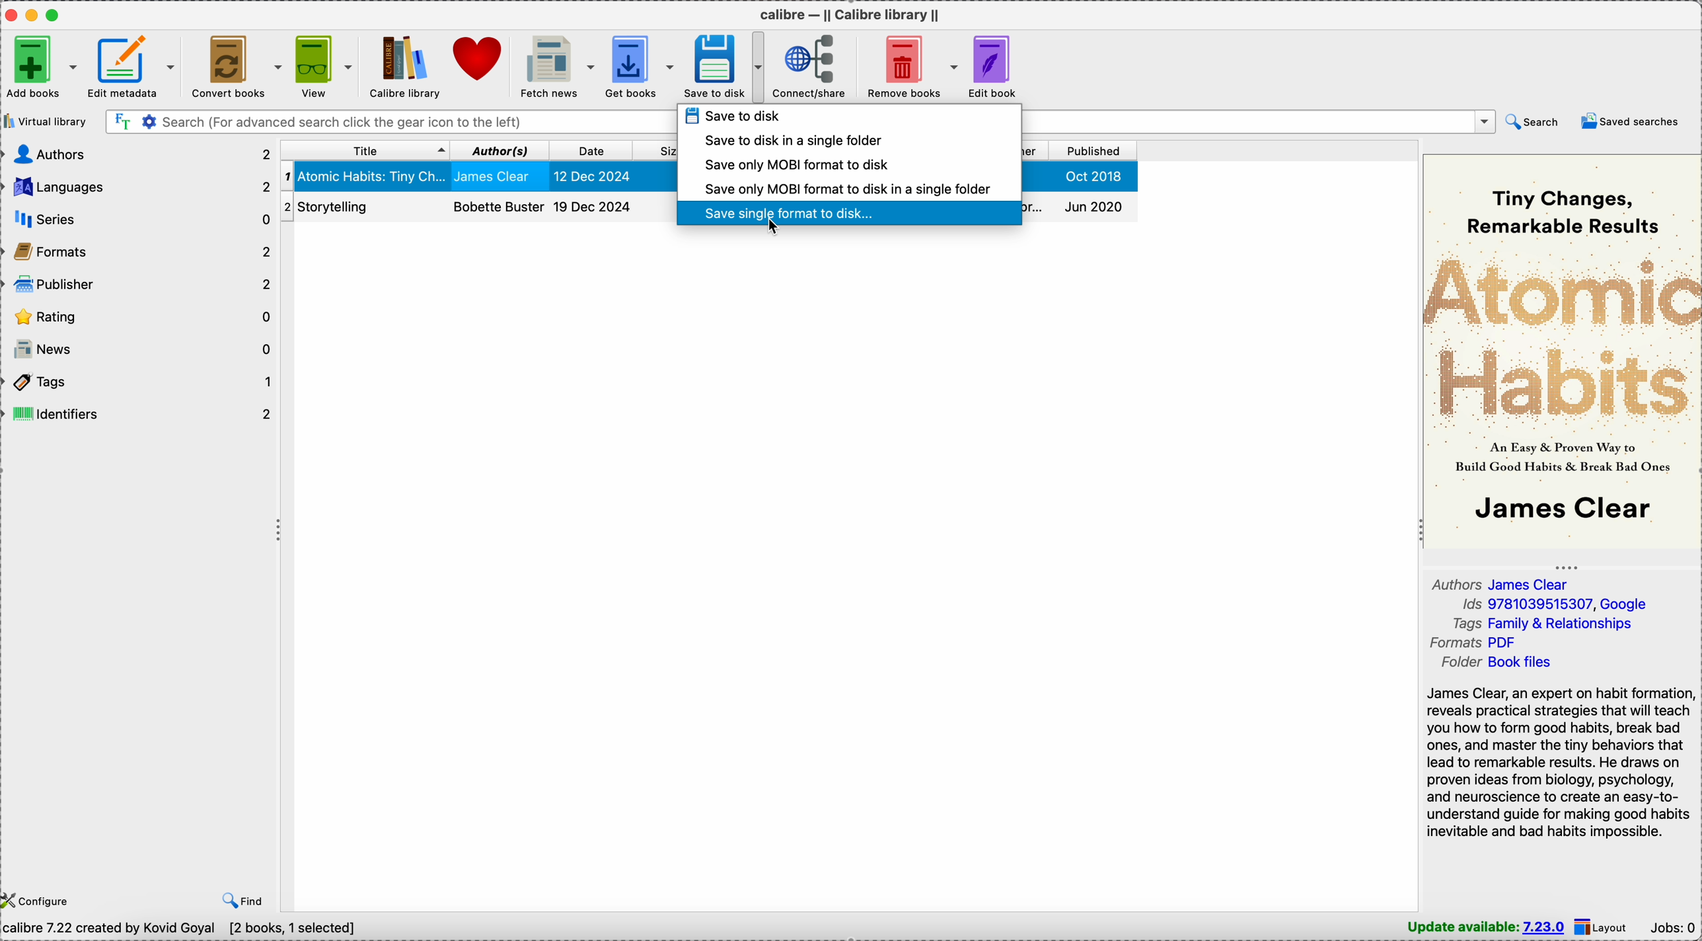 This screenshot has height=941, width=1702. Describe the element at coordinates (1488, 928) in the screenshot. I see `update available: 7.23.0` at that location.